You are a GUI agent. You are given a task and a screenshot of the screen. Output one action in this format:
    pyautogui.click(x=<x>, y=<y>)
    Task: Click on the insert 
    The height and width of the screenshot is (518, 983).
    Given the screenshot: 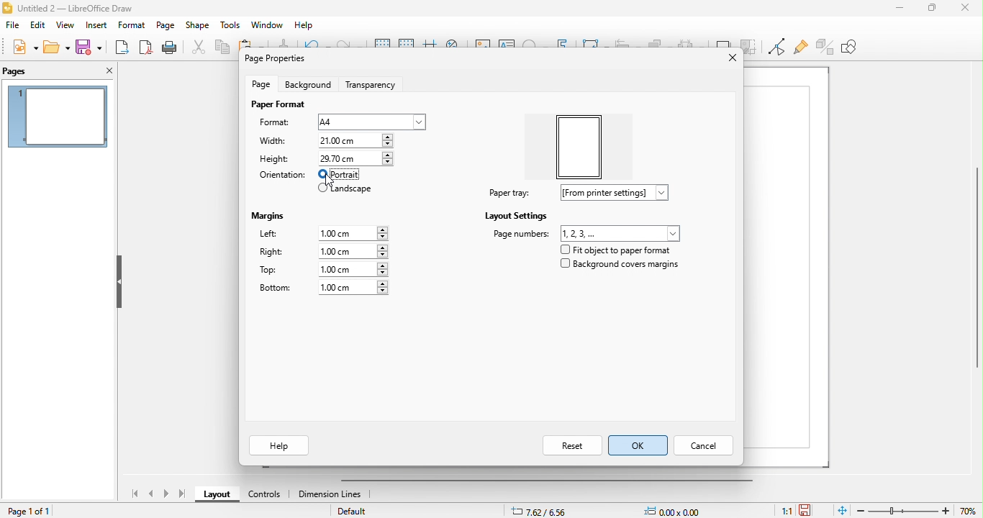 What is the action you would take?
    pyautogui.click(x=96, y=25)
    